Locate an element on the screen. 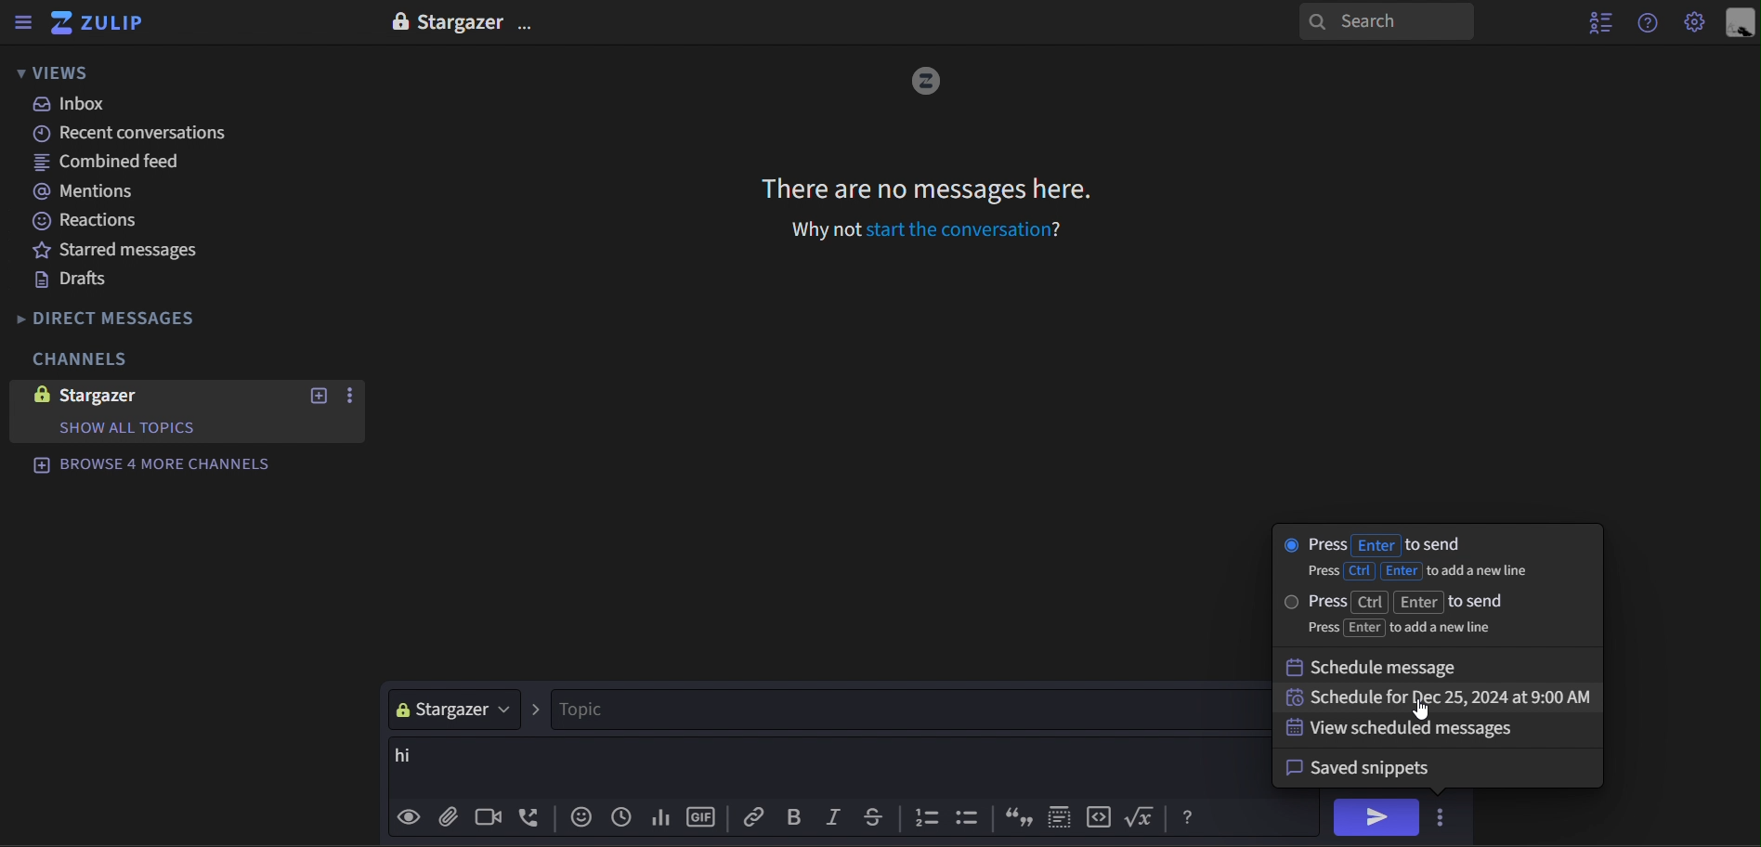 The image size is (1761, 847). Settings is located at coordinates (1693, 23).